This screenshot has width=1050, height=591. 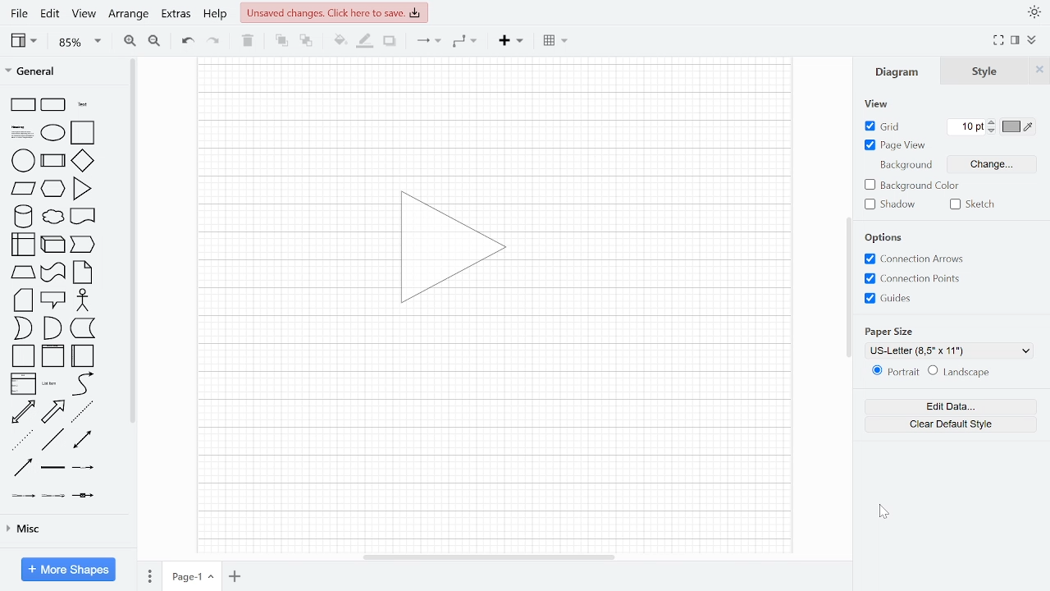 I want to click on Insert, so click(x=558, y=41).